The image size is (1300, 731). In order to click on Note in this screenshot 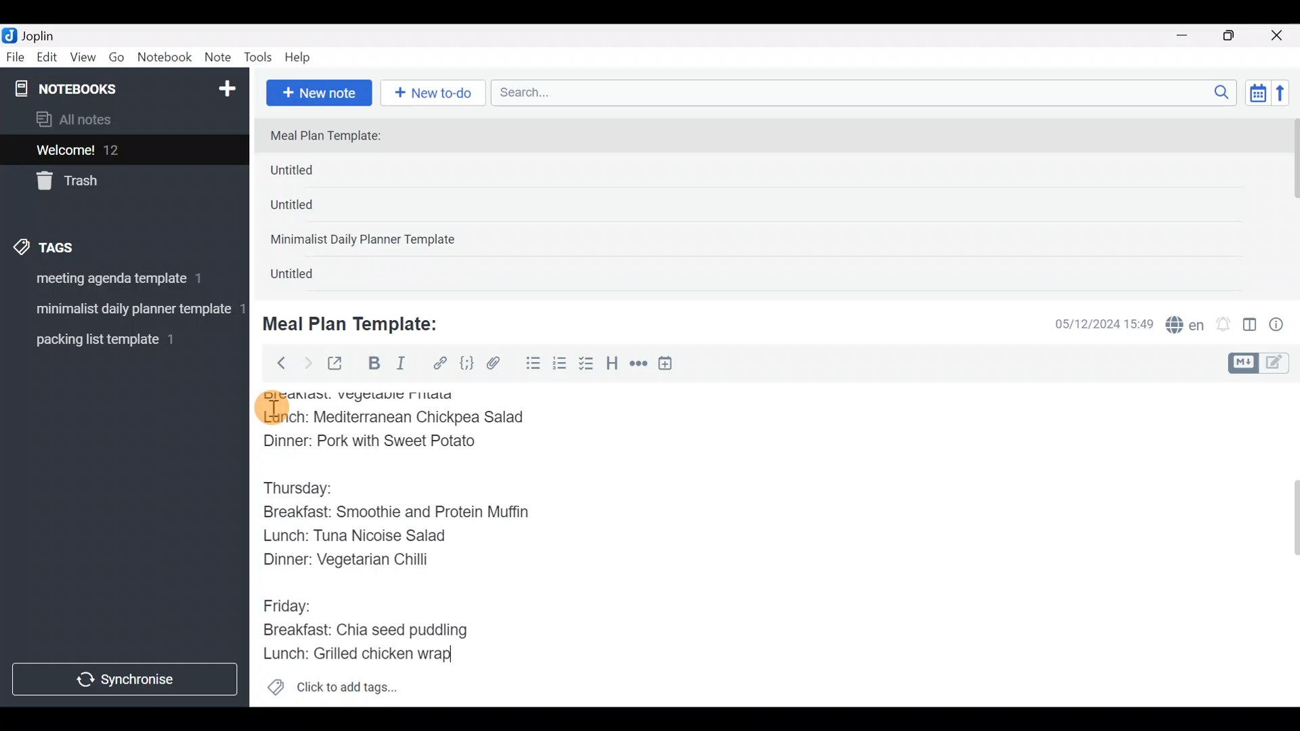, I will do `click(221, 58)`.